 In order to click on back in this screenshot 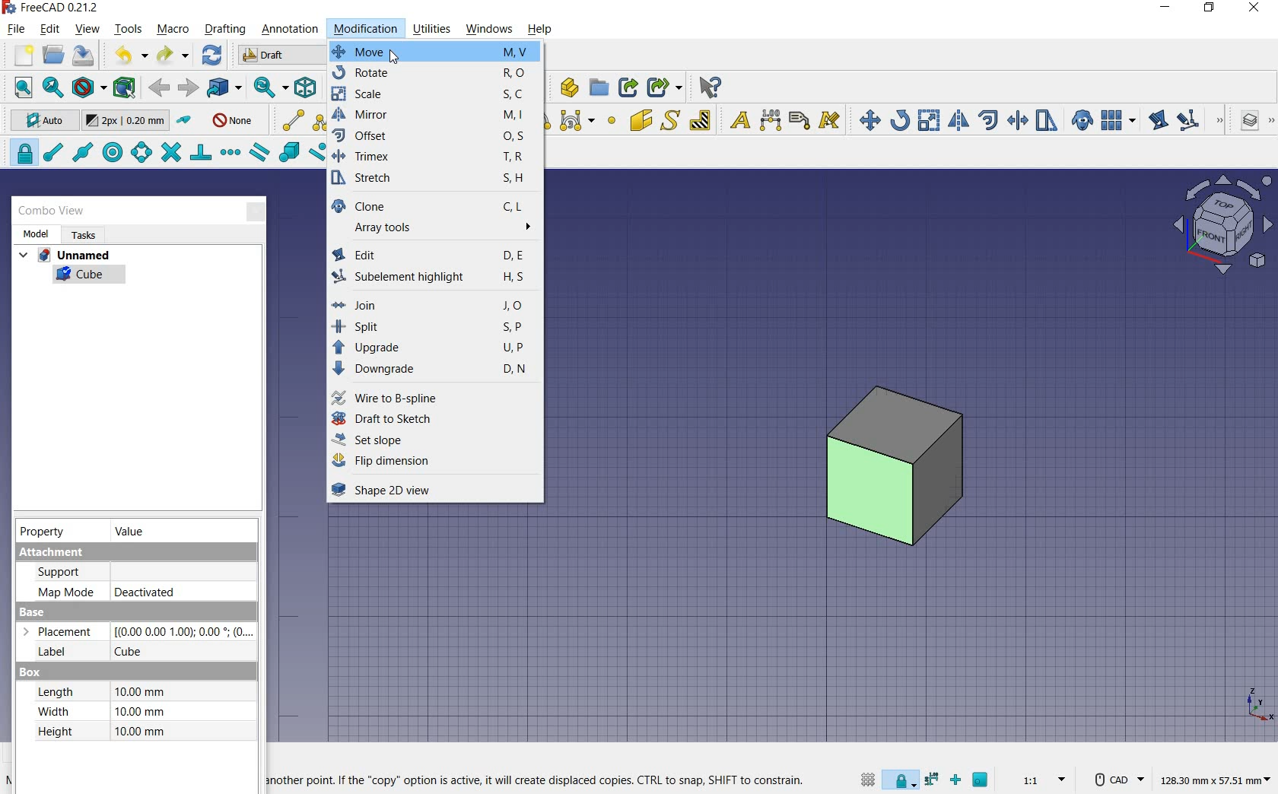, I will do `click(160, 88)`.